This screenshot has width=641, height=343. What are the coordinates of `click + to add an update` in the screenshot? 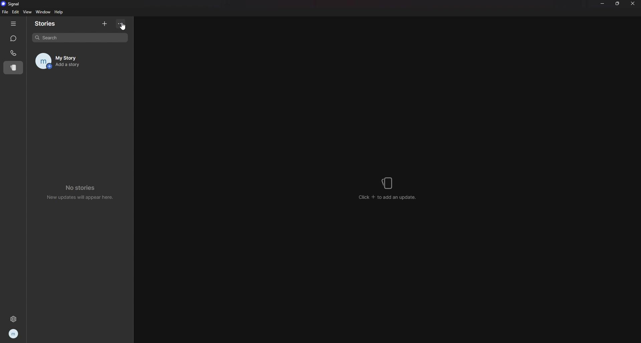 It's located at (388, 197).